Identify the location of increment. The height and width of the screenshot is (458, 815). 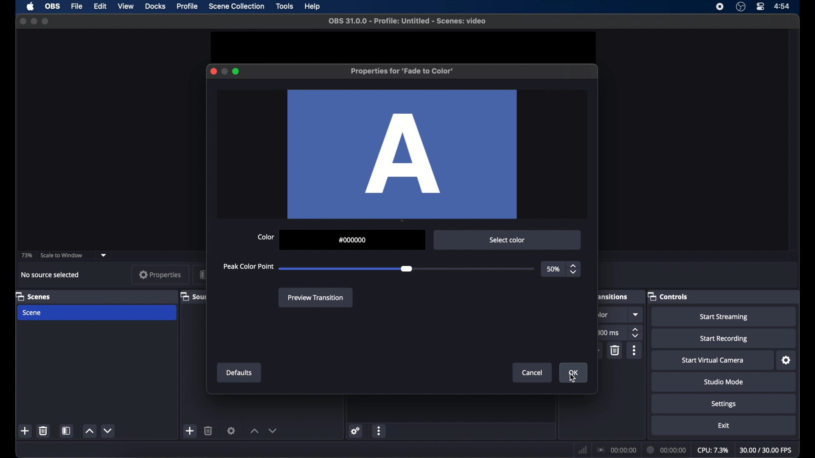
(89, 431).